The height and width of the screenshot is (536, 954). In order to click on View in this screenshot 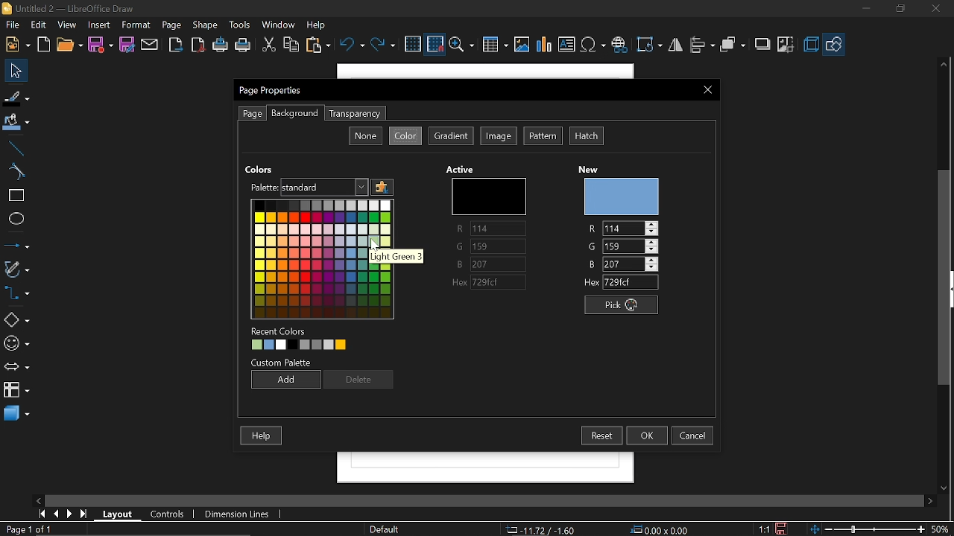, I will do `click(66, 26)`.